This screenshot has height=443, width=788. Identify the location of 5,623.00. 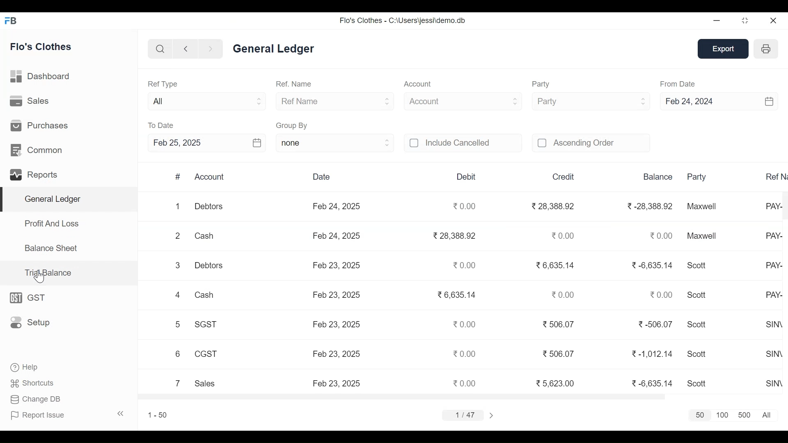
(555, 383).